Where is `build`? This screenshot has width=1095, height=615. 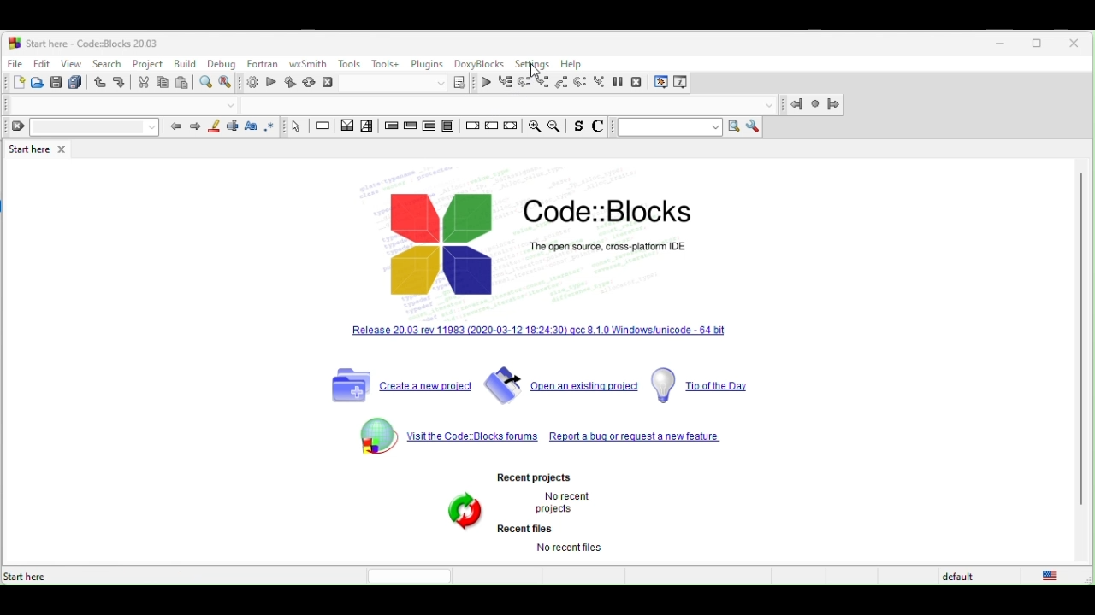 build is located at coordinates (252, 83).